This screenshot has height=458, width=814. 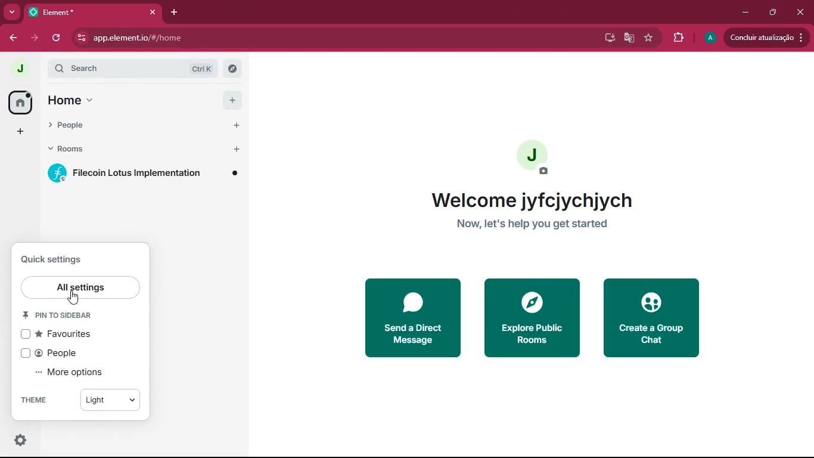 I want to click on Light, so click(x=108, y=400).